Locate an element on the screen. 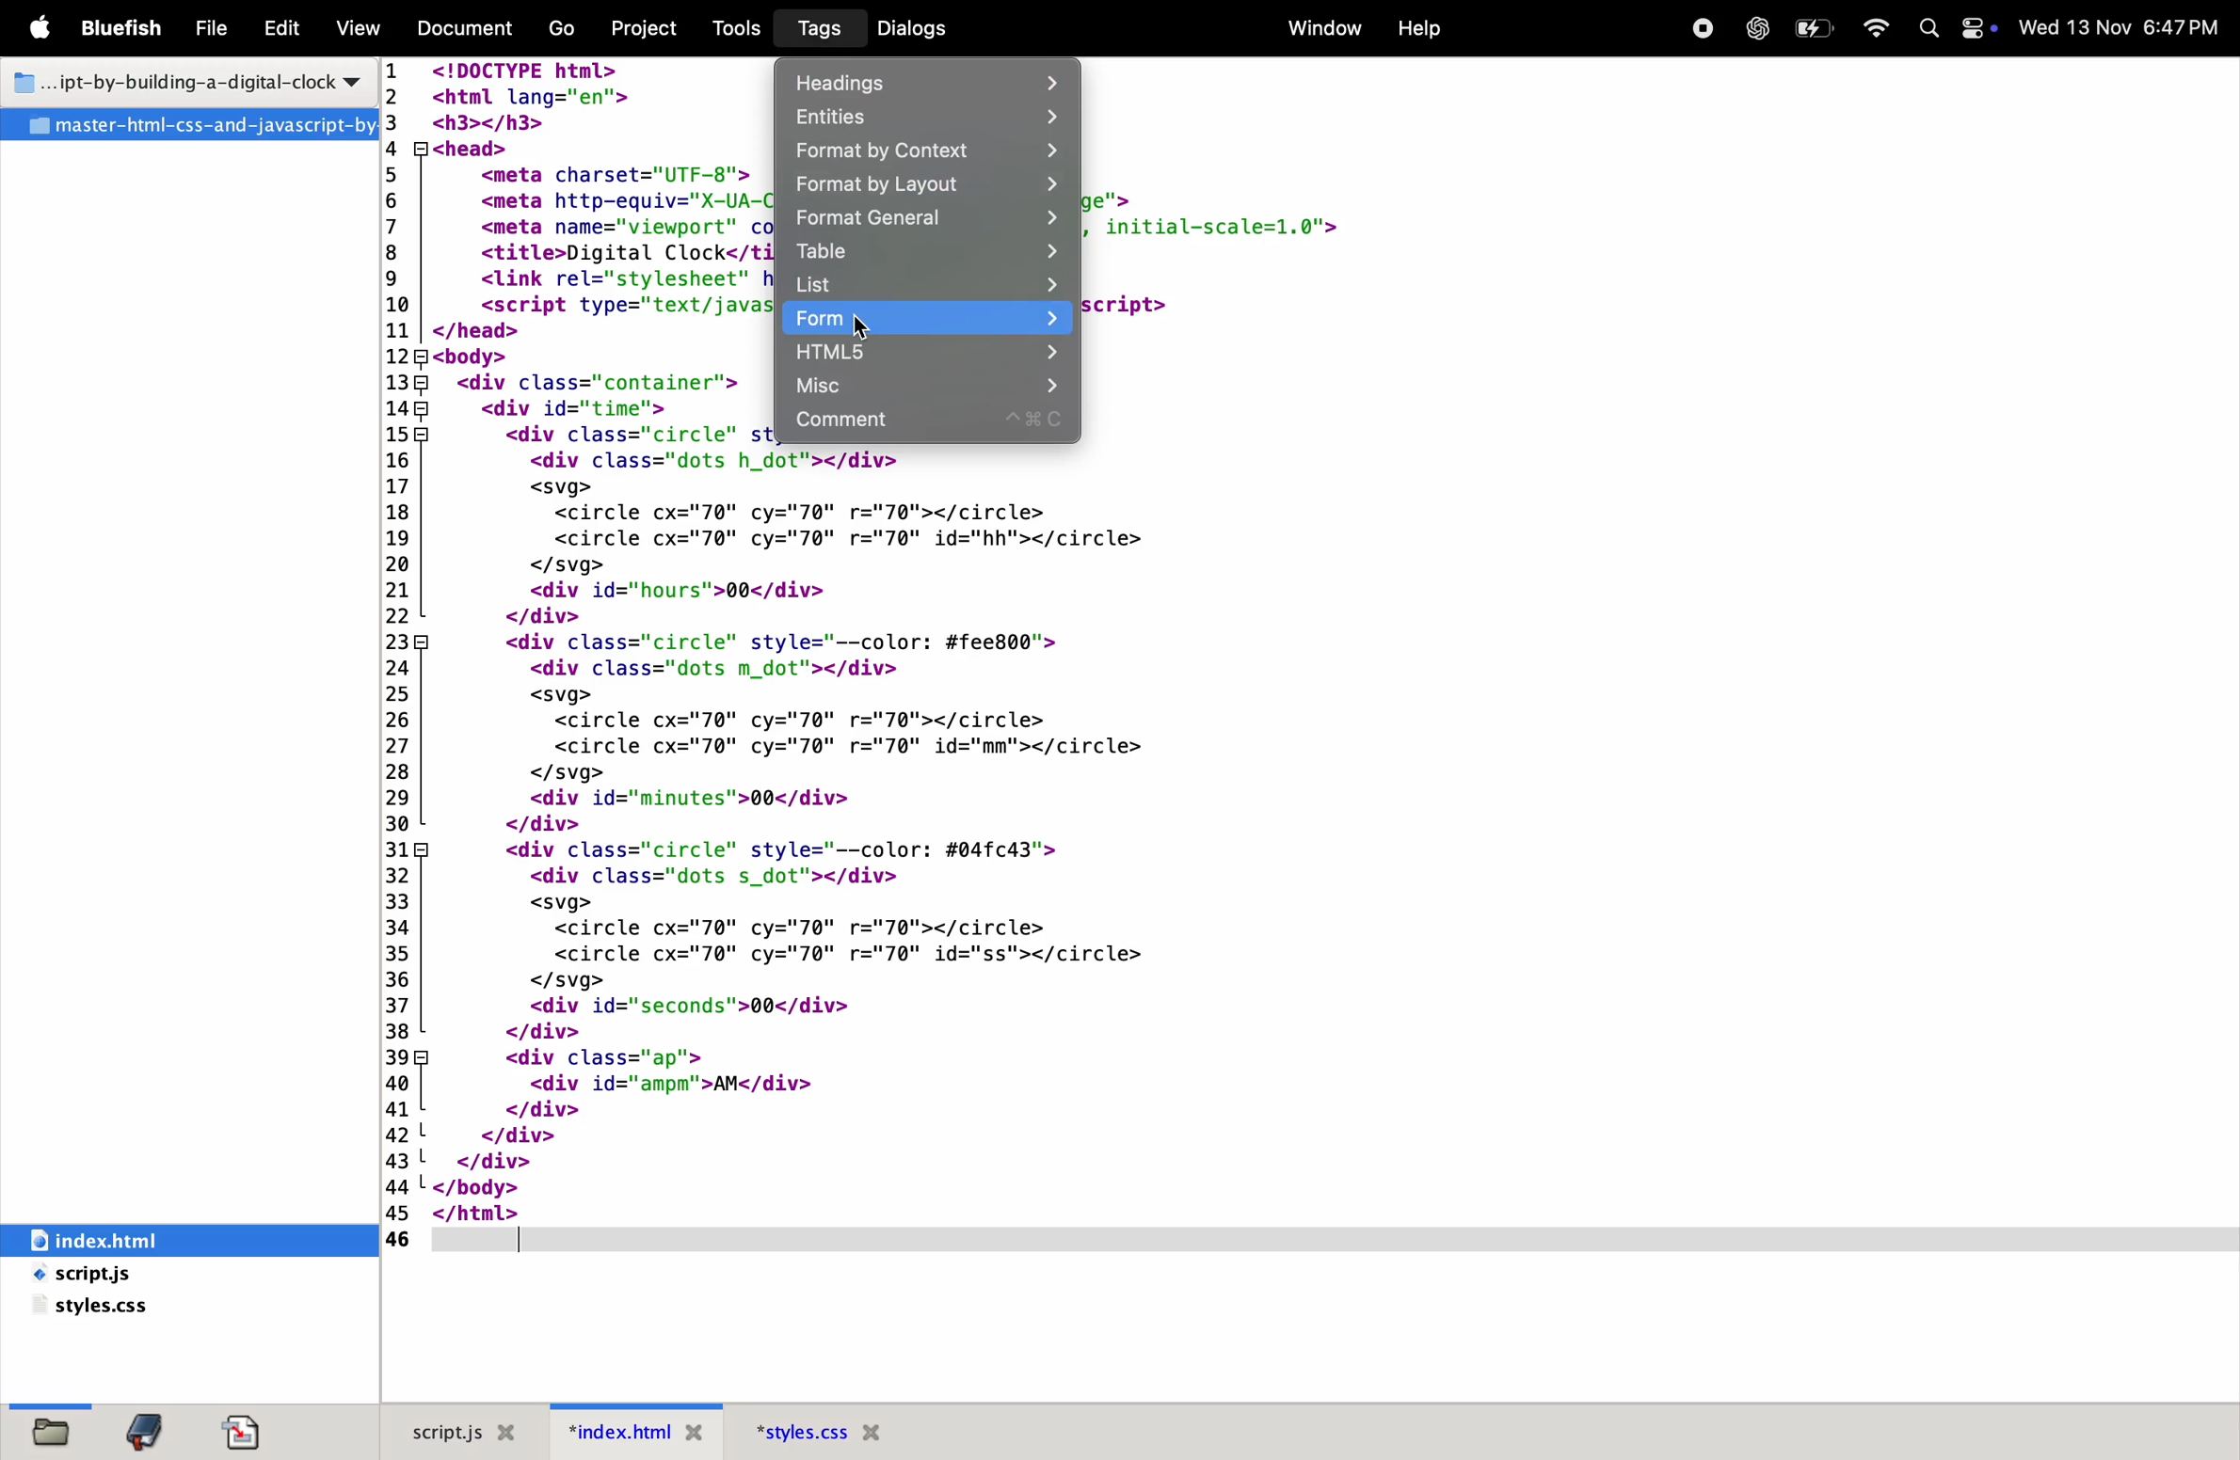  index.html is located at coordinates (616, 1431).